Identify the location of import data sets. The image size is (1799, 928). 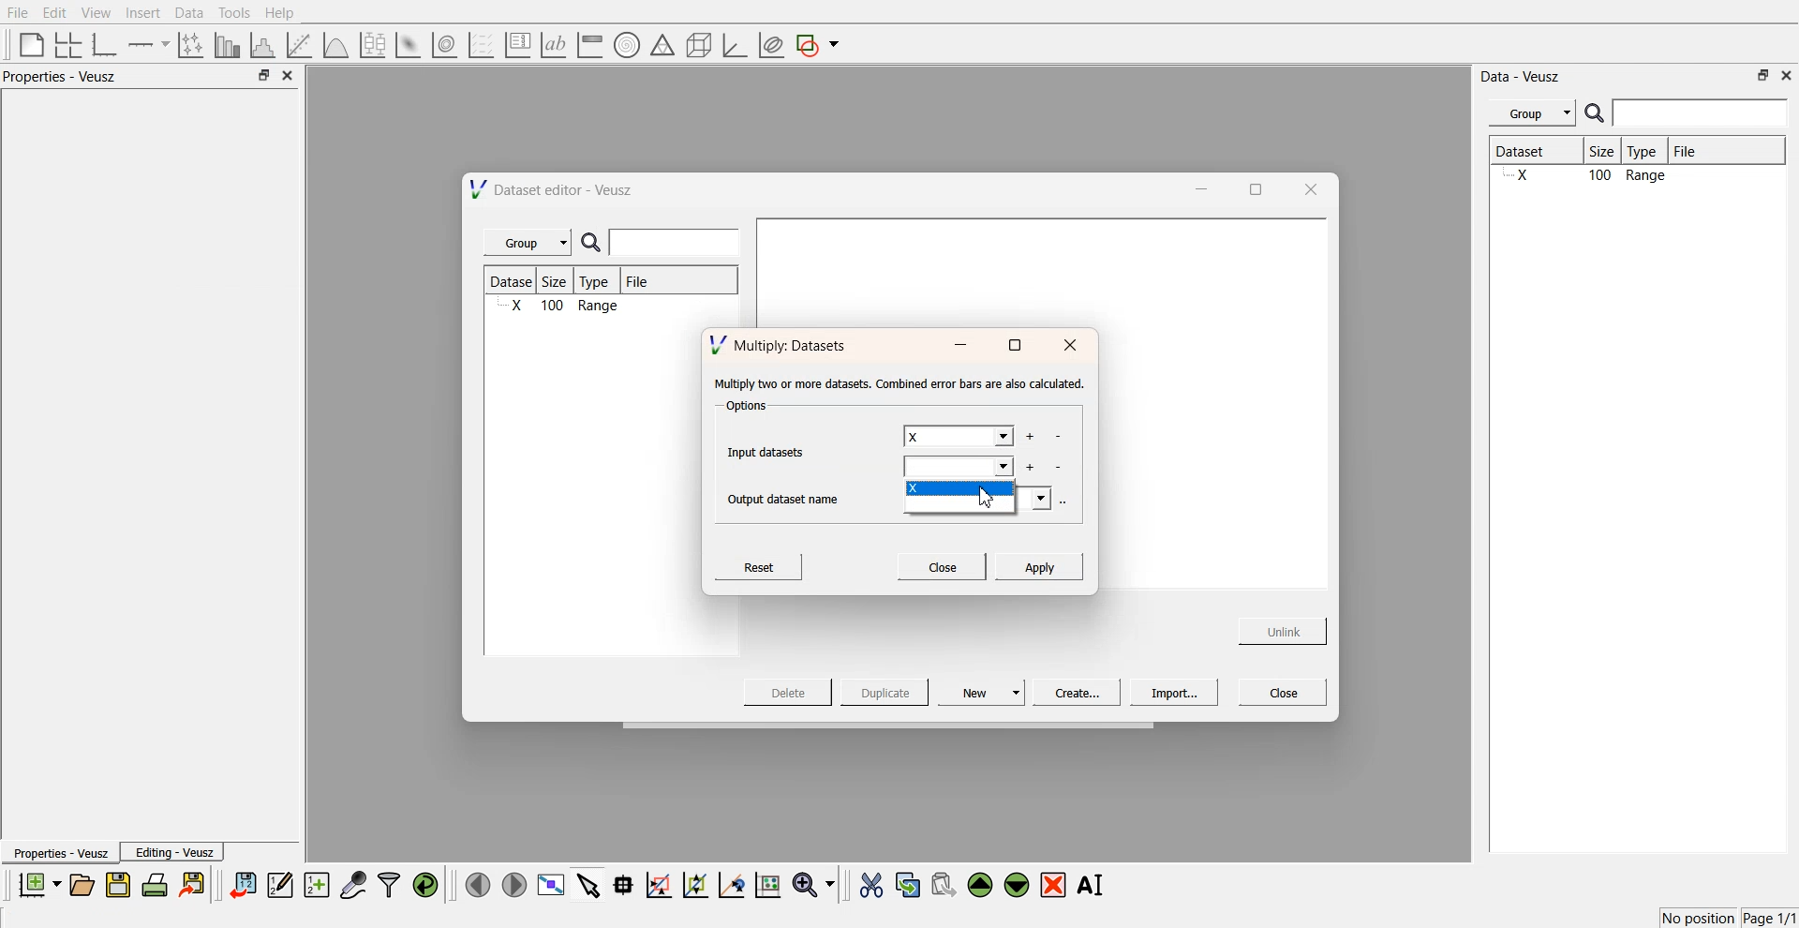
(242, 885).